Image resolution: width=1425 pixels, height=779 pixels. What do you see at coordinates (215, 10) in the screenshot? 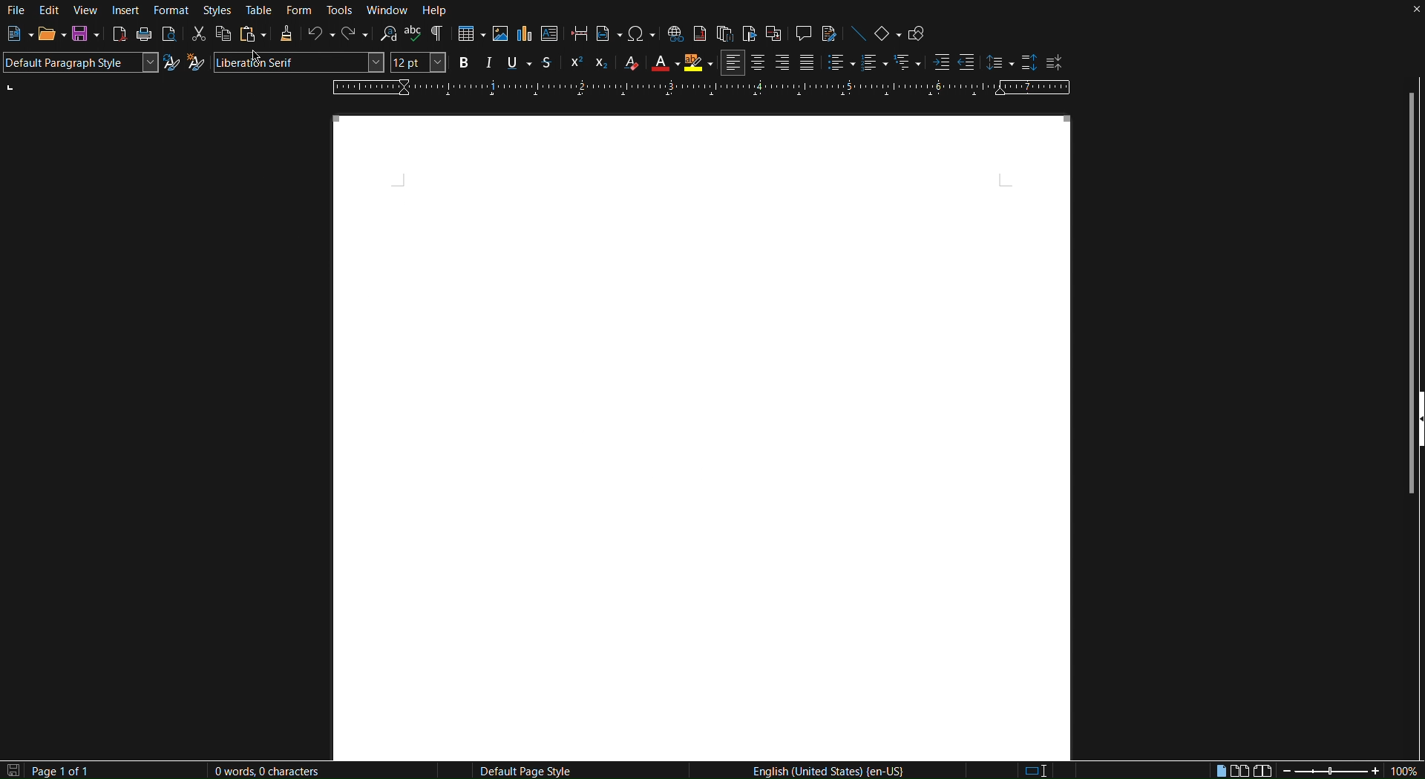
I see `Styles` at bounding box center [215, 10].